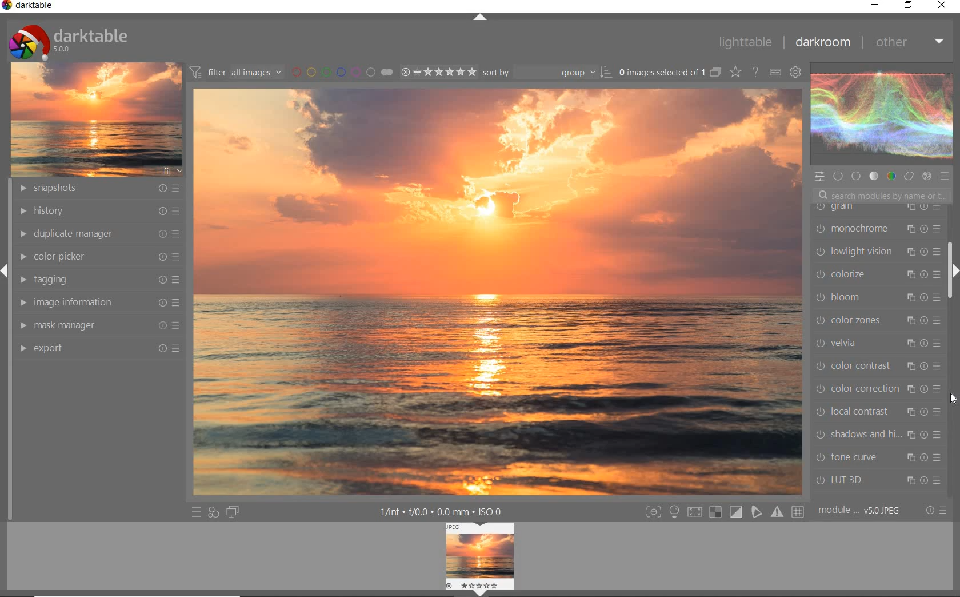 This screenshot has width=960, height=597. What do you see at coordinates (909, 177) in the screenshot?
I see `CORRECT` at bounding box center [909, 177].